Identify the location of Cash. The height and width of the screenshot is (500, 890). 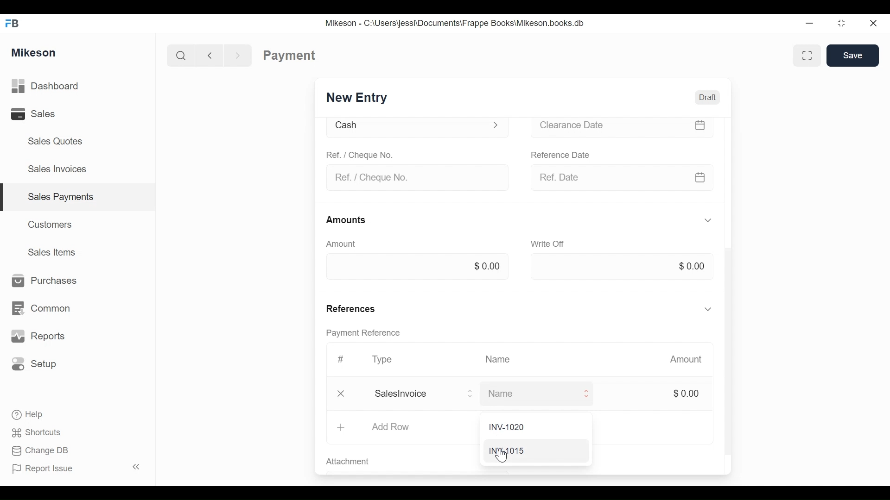
(413, 127).